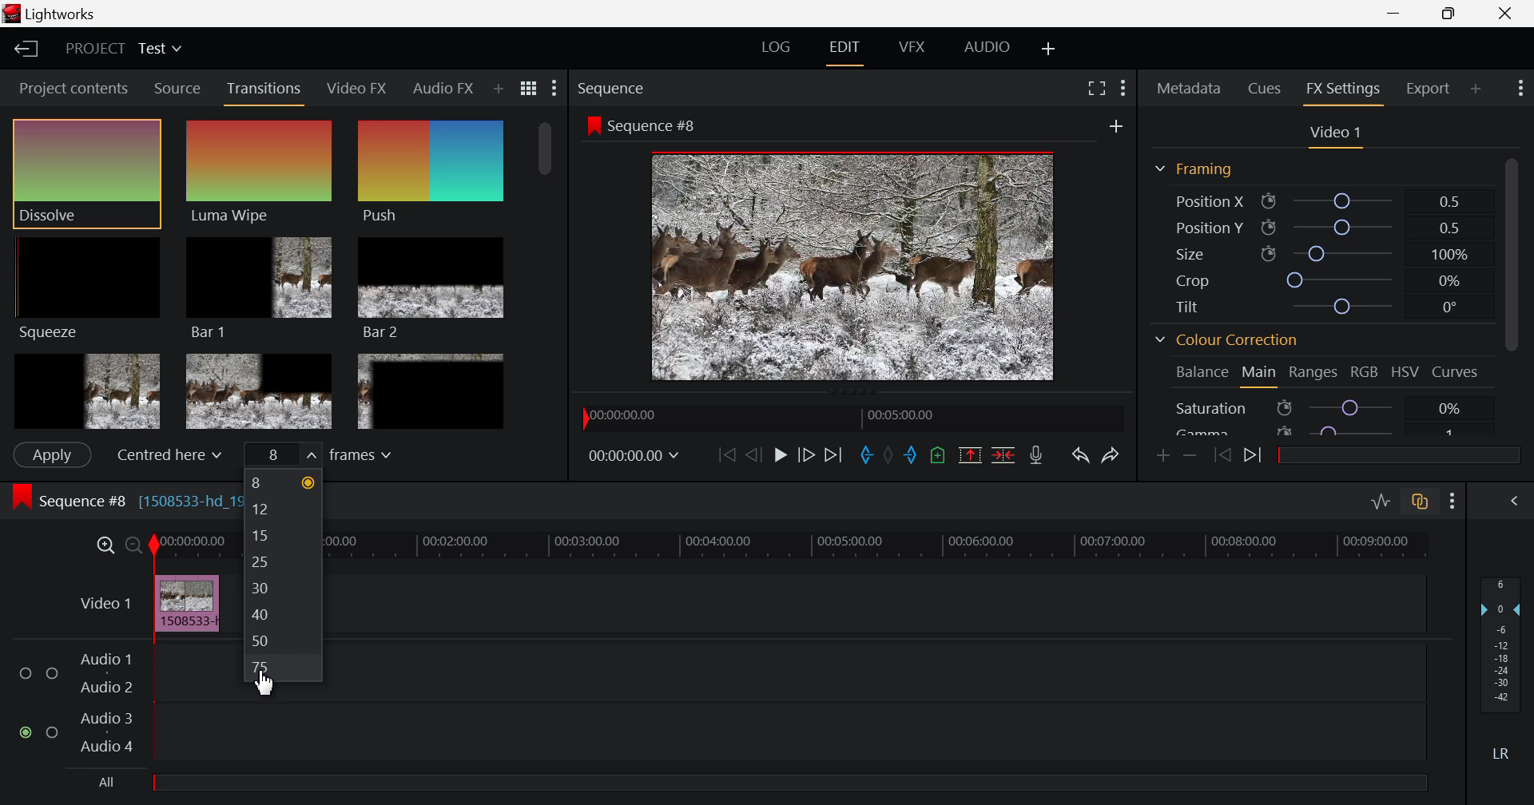  What do you see at coordinates (258, 170) in the screenshot?
I see `Luma Wipe` at bounding box center [258, 170].